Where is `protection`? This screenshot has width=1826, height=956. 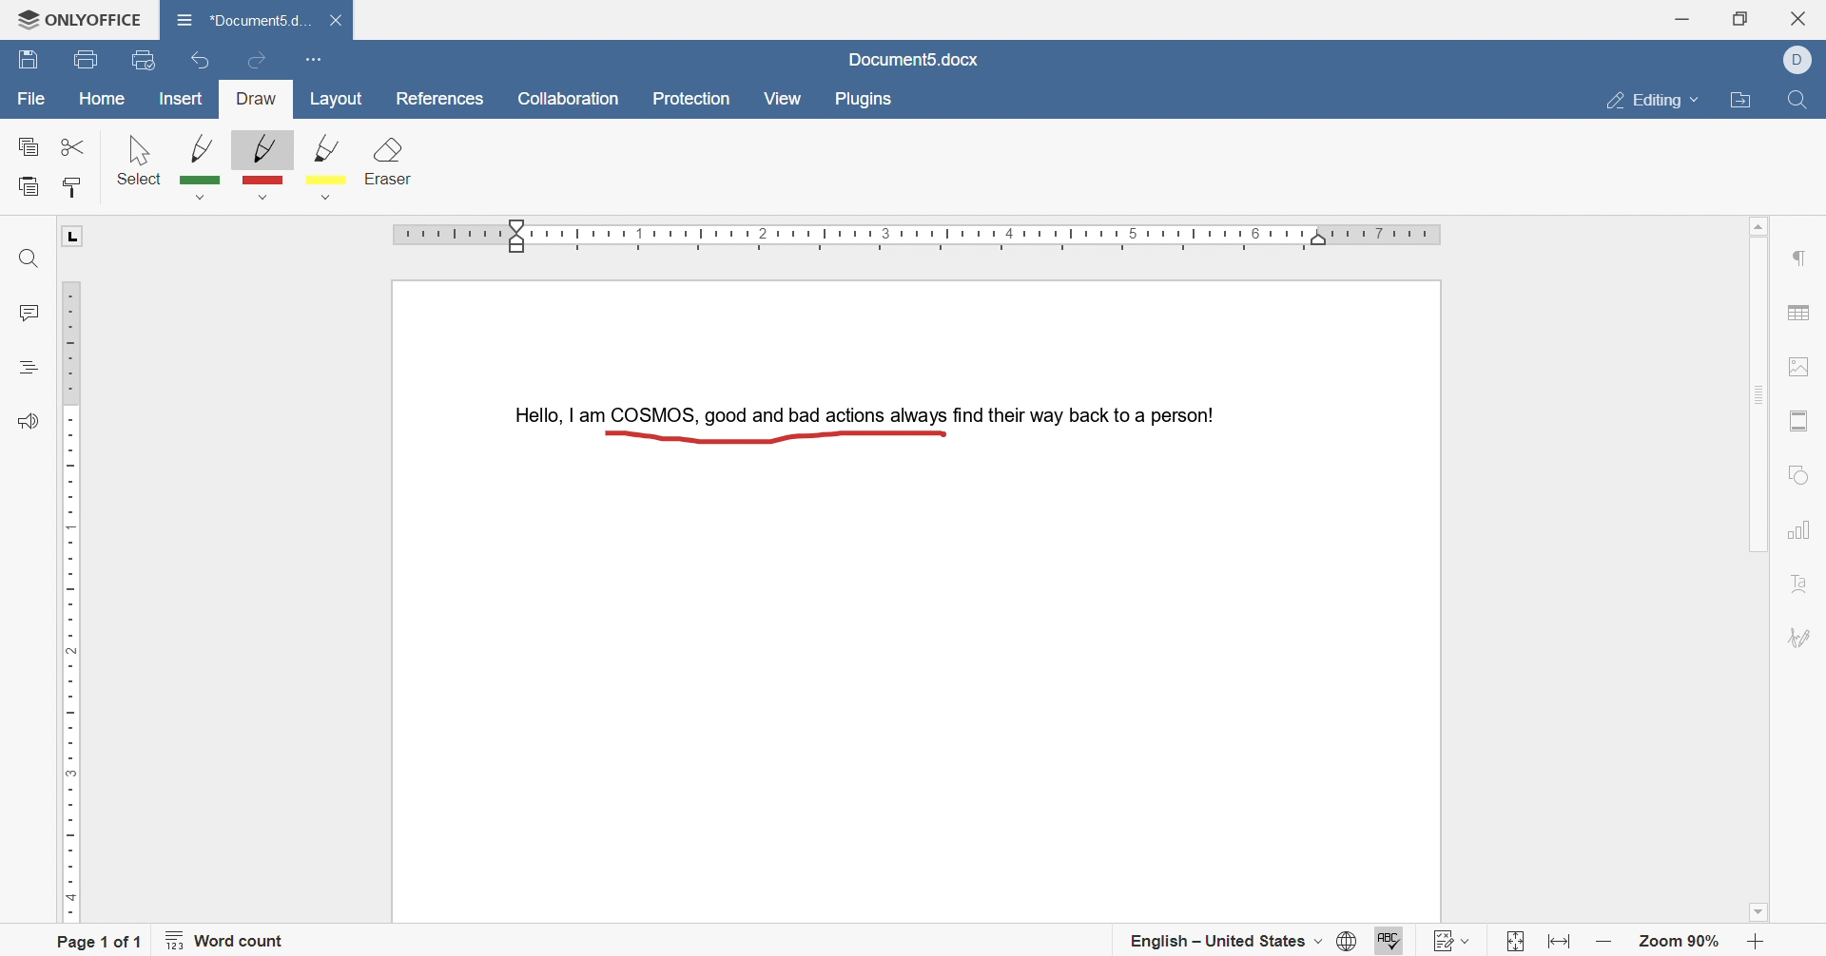 protection is located at coordinates (696, 100).